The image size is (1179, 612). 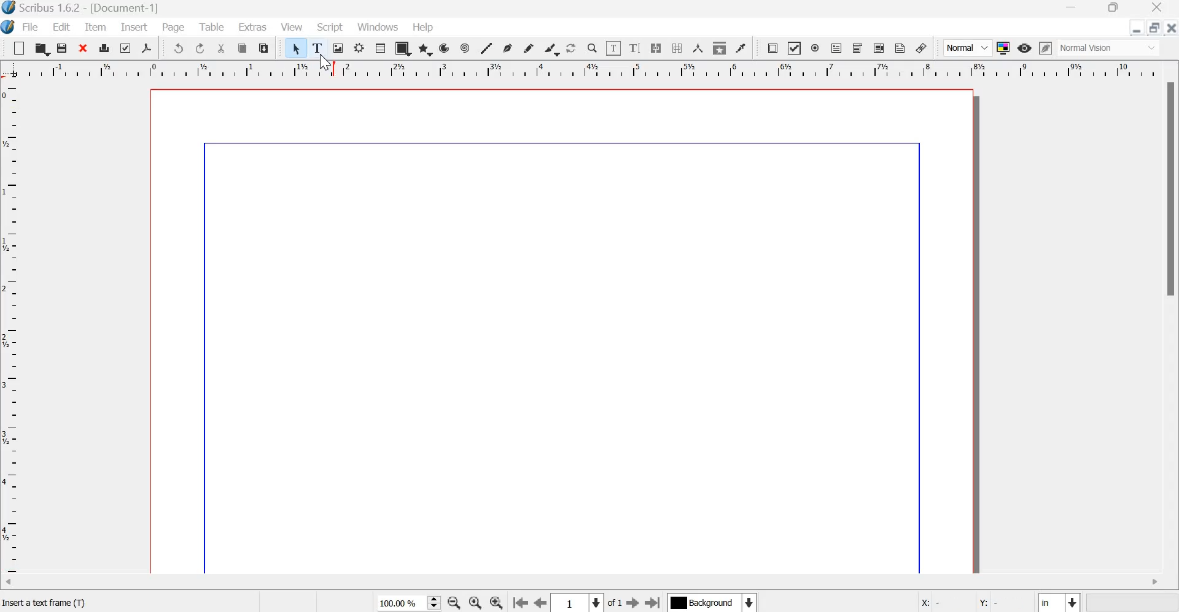 What do you see at coordinates (507, 48) in the screenshot?
I see `Bezier curve` at bounding box center [507, 48].